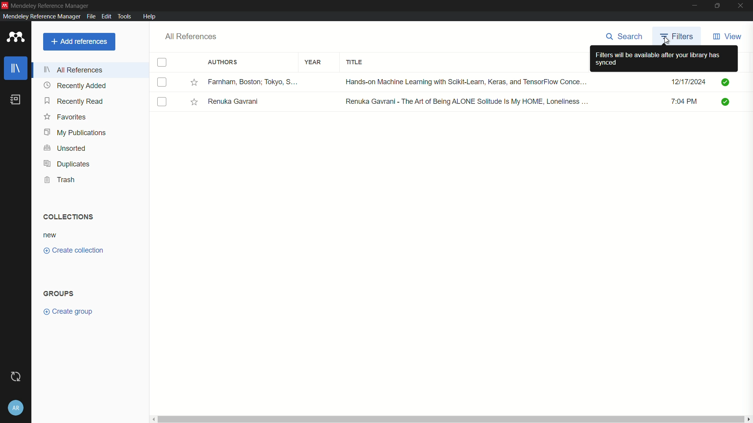 The height and width of the screenshot is (423, 753). Describe the element at coordinates (726, 38) in the screenshot. I see `view` at that location.